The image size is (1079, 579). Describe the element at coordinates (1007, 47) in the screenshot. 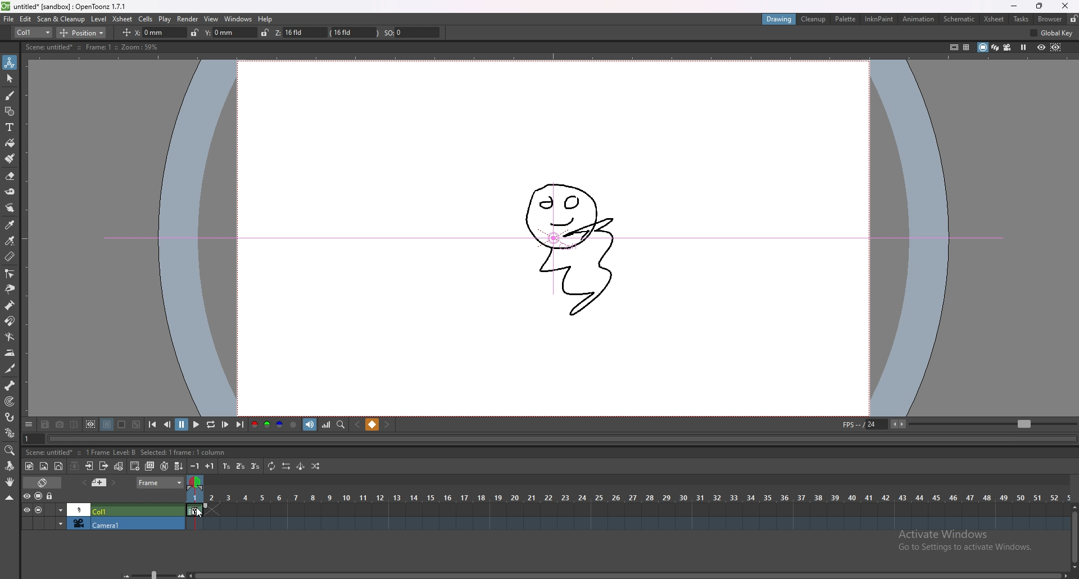

I see `camera view` at that location.